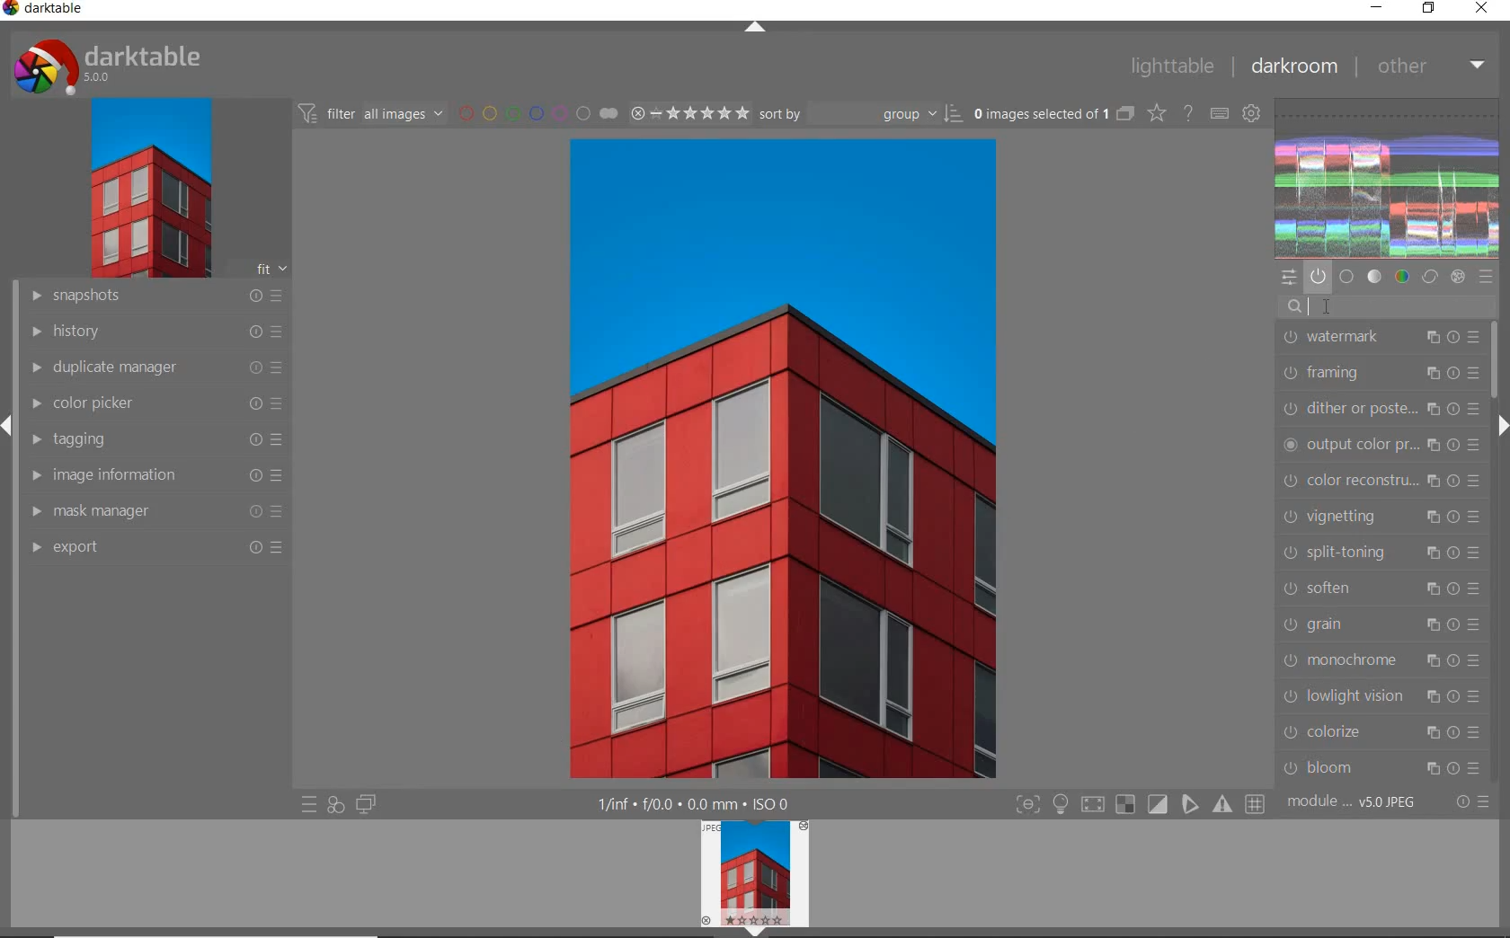  What do you see at coordinates (1501, 425) in the screenshot?
I see `expand/collapse` at bounding box center [1501, 425].